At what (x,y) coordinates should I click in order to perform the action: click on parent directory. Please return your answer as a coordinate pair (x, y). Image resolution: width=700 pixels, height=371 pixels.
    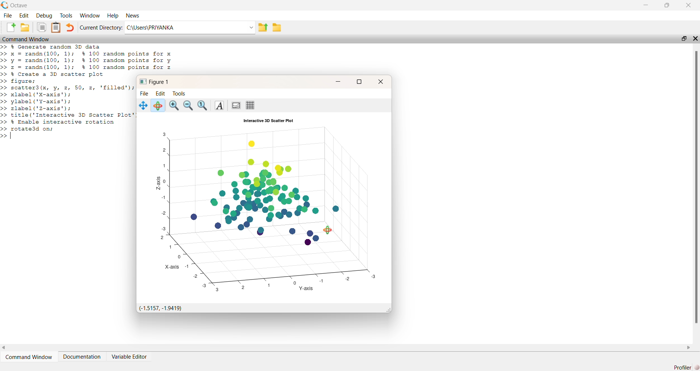
    Looking at the image, I should click on (263, 28).